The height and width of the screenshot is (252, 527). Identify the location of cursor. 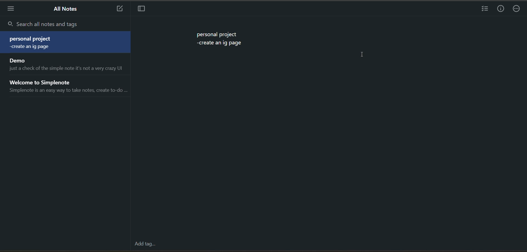
(363, 55).